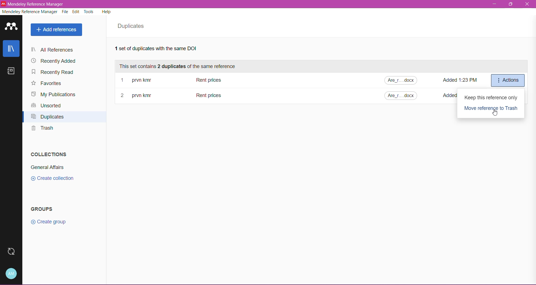 This screenshot has width=536, height=285. What do you see at coordinates (107, 13) in the screenshot?
I see `Help` at bounding box center [107, 13].